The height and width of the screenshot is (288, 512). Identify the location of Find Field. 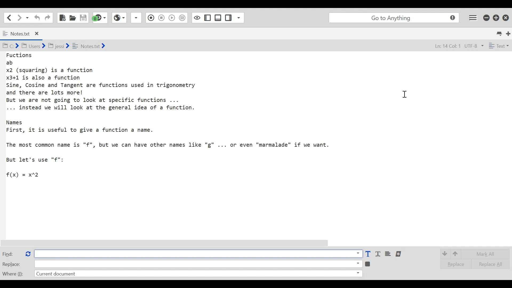
(197, 254).